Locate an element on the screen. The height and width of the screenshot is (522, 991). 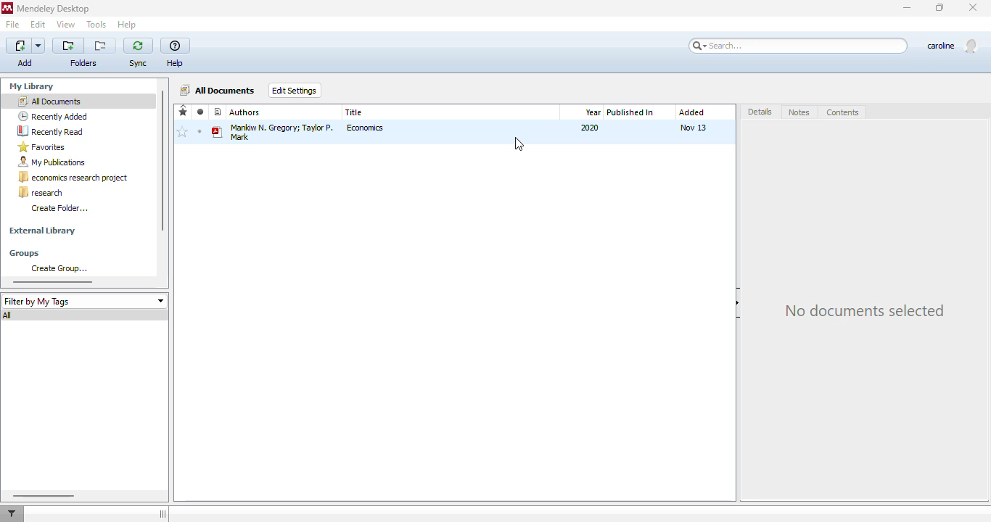
remove the current folder is located at coordinates (99, 46).